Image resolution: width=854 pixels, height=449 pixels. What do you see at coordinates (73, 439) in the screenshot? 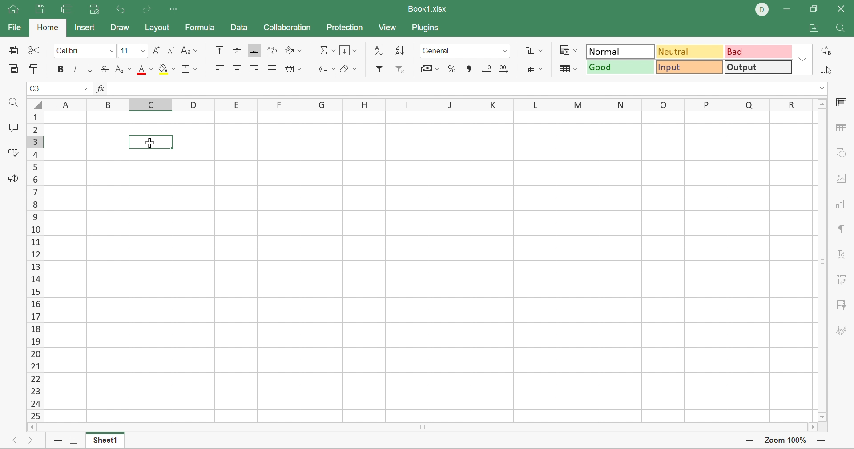
I see `List of sheets` at bounding box center [73, 439].